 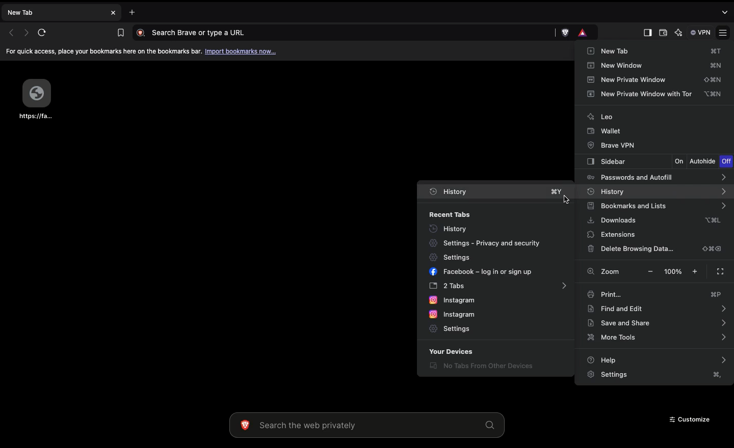 I want to click on Privacy and security, so click(x=486, y=244).